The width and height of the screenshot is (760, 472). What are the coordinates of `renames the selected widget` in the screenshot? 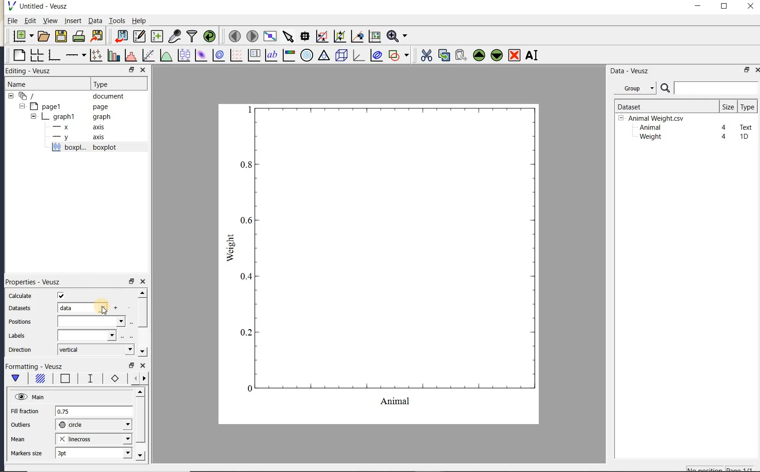 It's located at (531, 55).